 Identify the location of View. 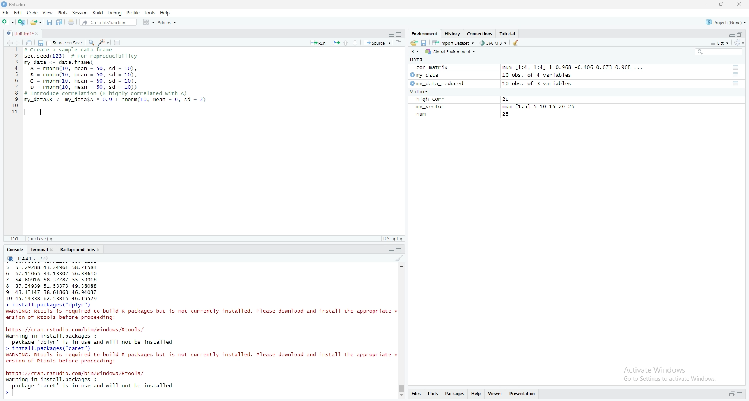
(48, 13).